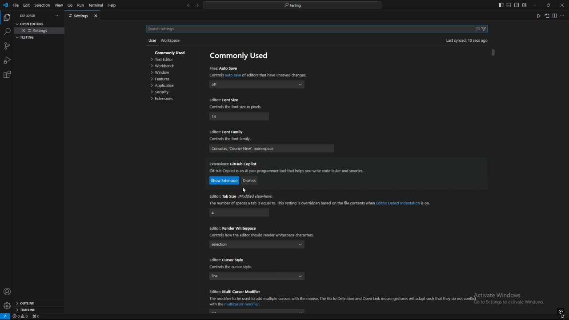 The width and height of the screenshot is (569, 320). What do you see at coordinates (258, 245) in the screenshot?
I see `selection` at bounding box center [258, 245].